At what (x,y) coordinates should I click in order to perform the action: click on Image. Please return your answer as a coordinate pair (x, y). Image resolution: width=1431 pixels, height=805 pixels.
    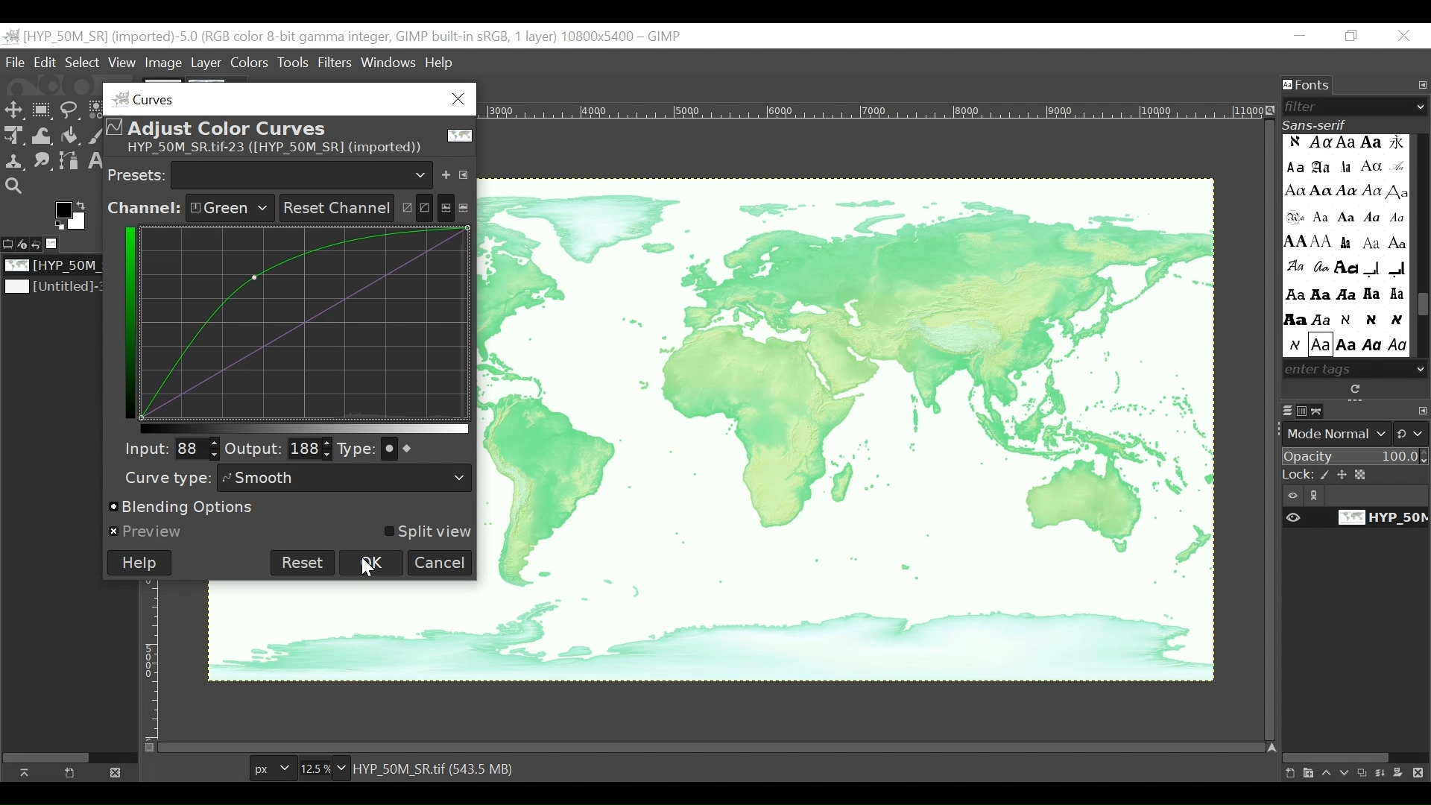
    Looking at the image, I should click on (847, 431).